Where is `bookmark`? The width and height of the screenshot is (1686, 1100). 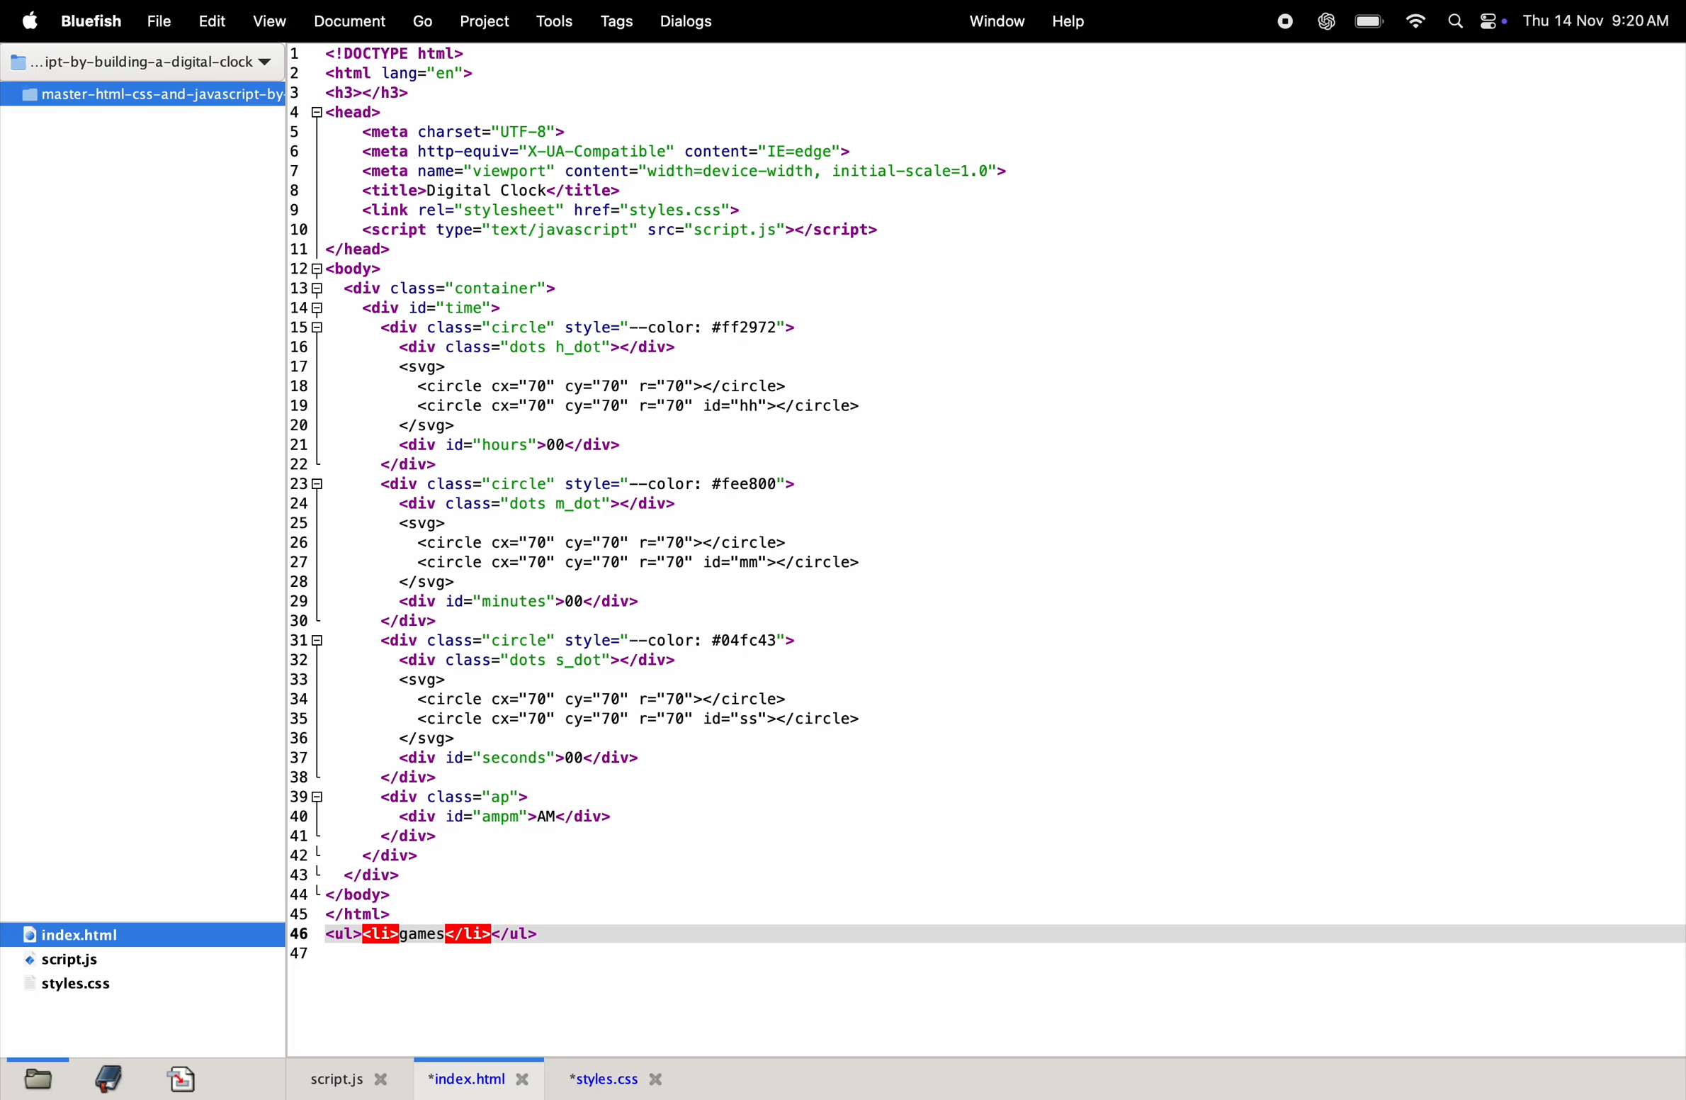 bookmark is located at coordinates (115, 1078).